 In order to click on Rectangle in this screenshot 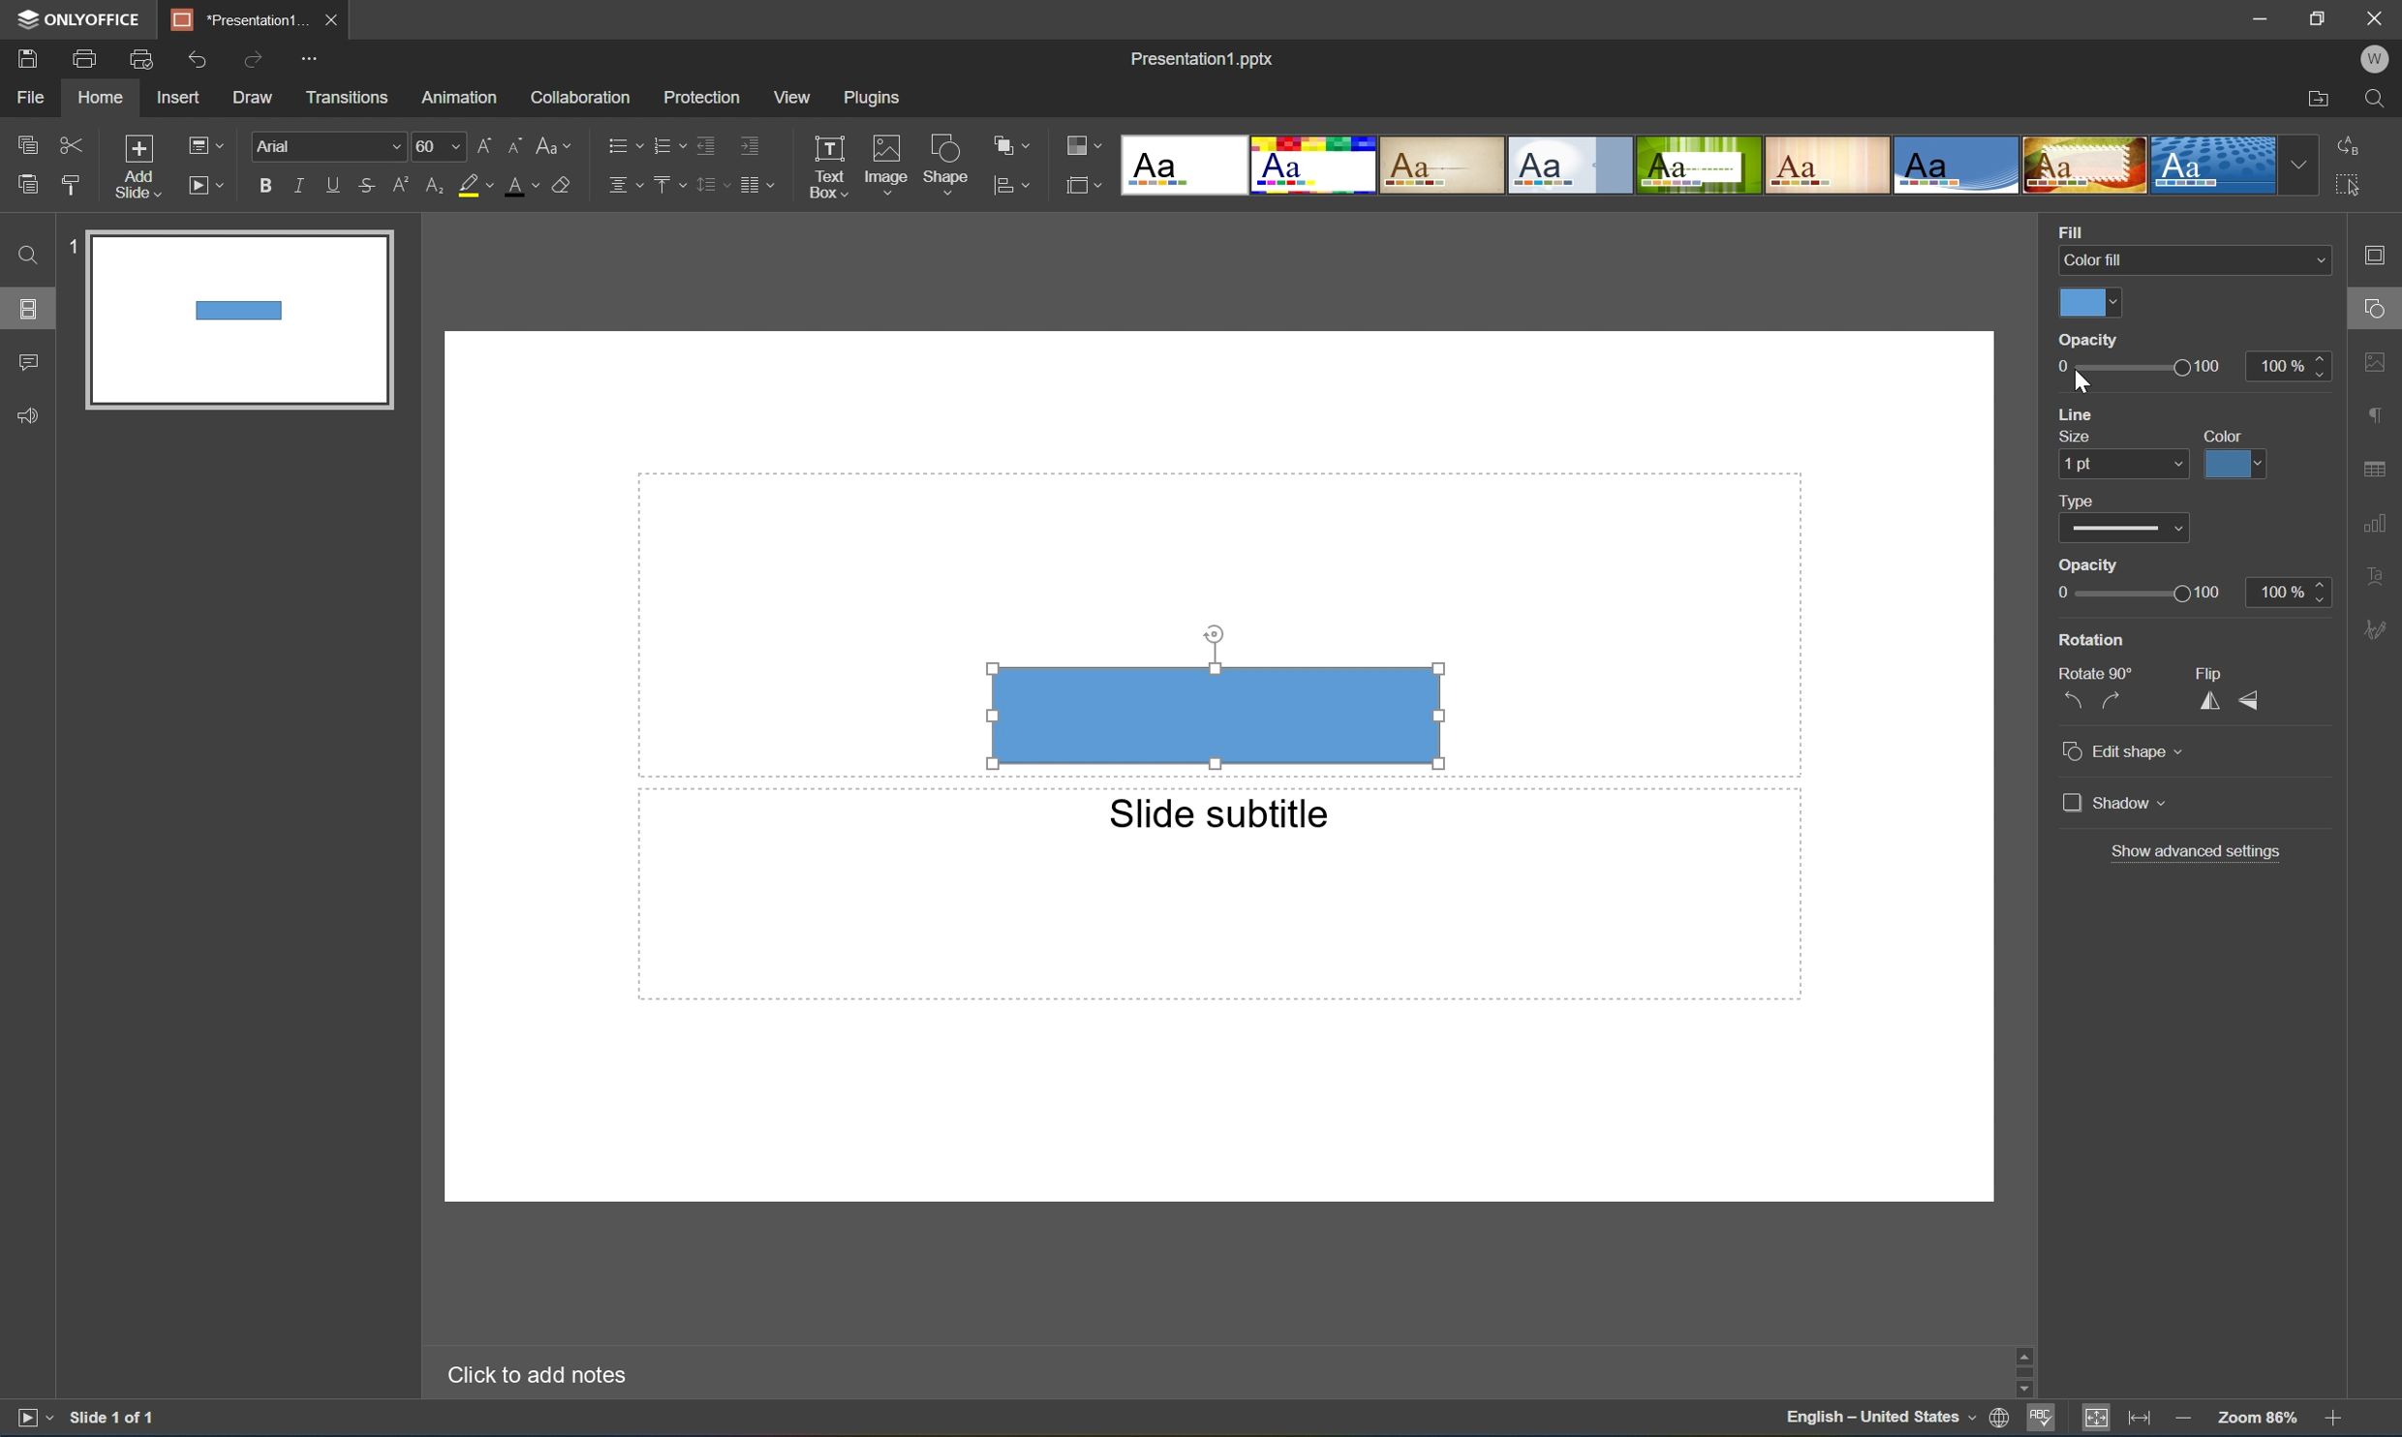, I will do `click(1215, 716)`.